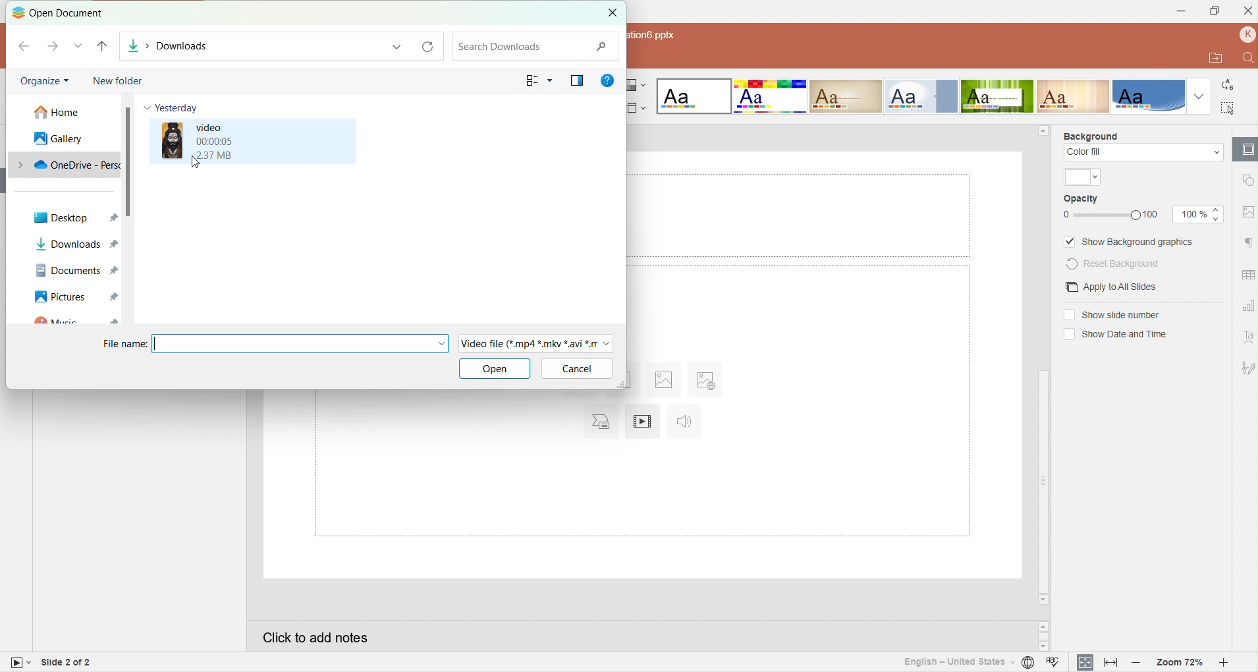 Image resolution: width=1258 pixels, height=672 pixels. What do you see at coordinates (694, 96) in the screenshot?
I see `Blank` at bounding box center [694, 96].